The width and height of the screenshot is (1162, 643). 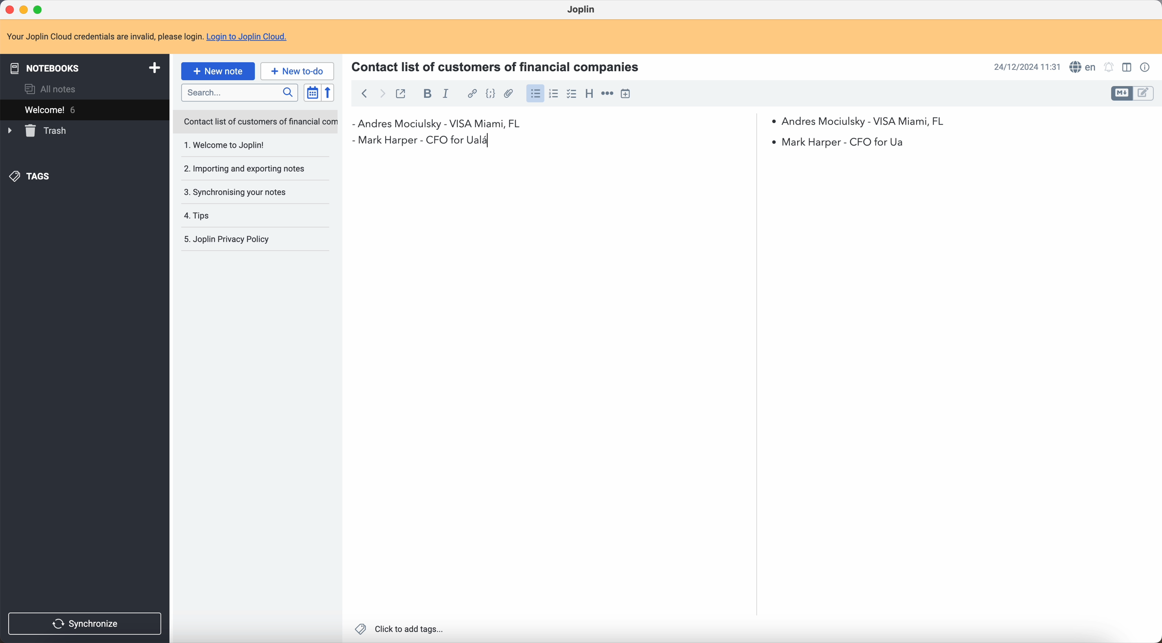 I want to click on horizontal rule, so click(x=607, y=93).